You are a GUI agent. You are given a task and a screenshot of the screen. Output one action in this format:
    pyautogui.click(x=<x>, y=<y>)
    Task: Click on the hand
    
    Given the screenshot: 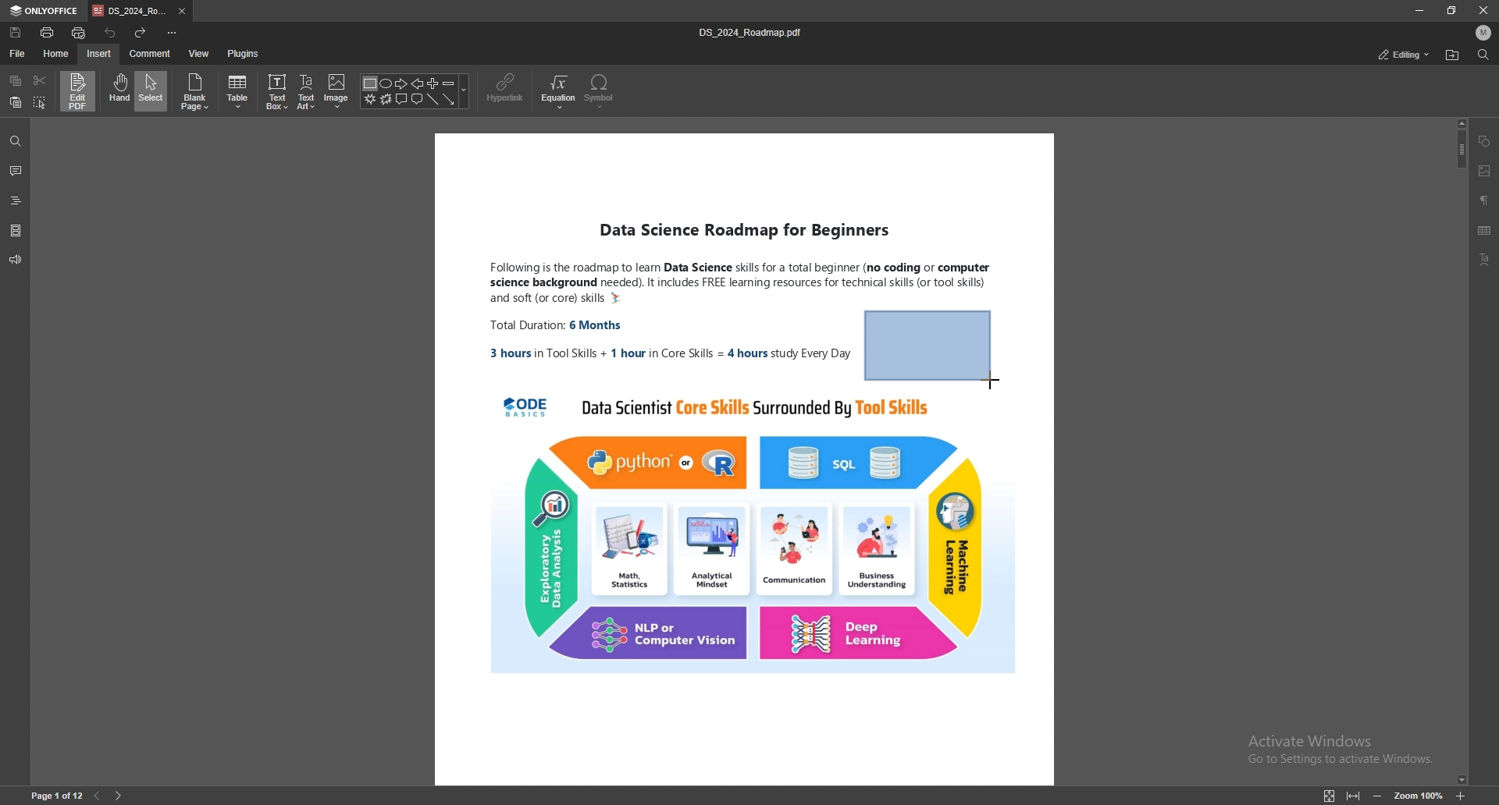 What is the action you would take?
    pyautogui.click(x=118, y=91)
    